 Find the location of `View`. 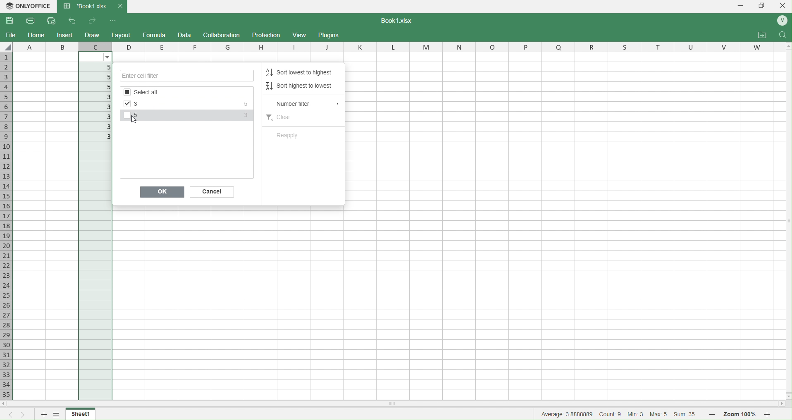

View is located at coordinates (301, 35).